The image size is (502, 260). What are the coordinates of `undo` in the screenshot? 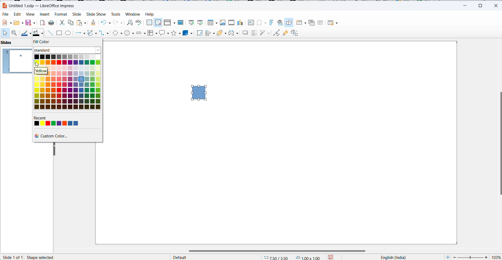 It's located at (107, 23).